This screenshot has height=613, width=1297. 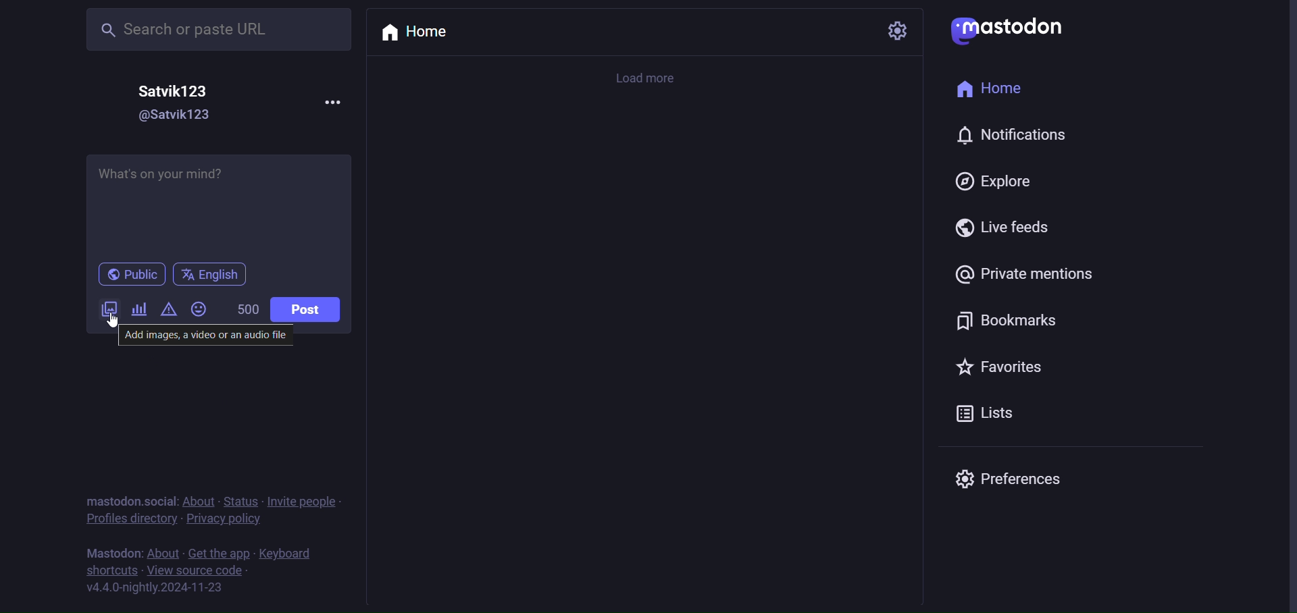 What do you see at coordinates (284, 554) in the screenshot?
I see `keyboard` at bounding box center [284, 554].